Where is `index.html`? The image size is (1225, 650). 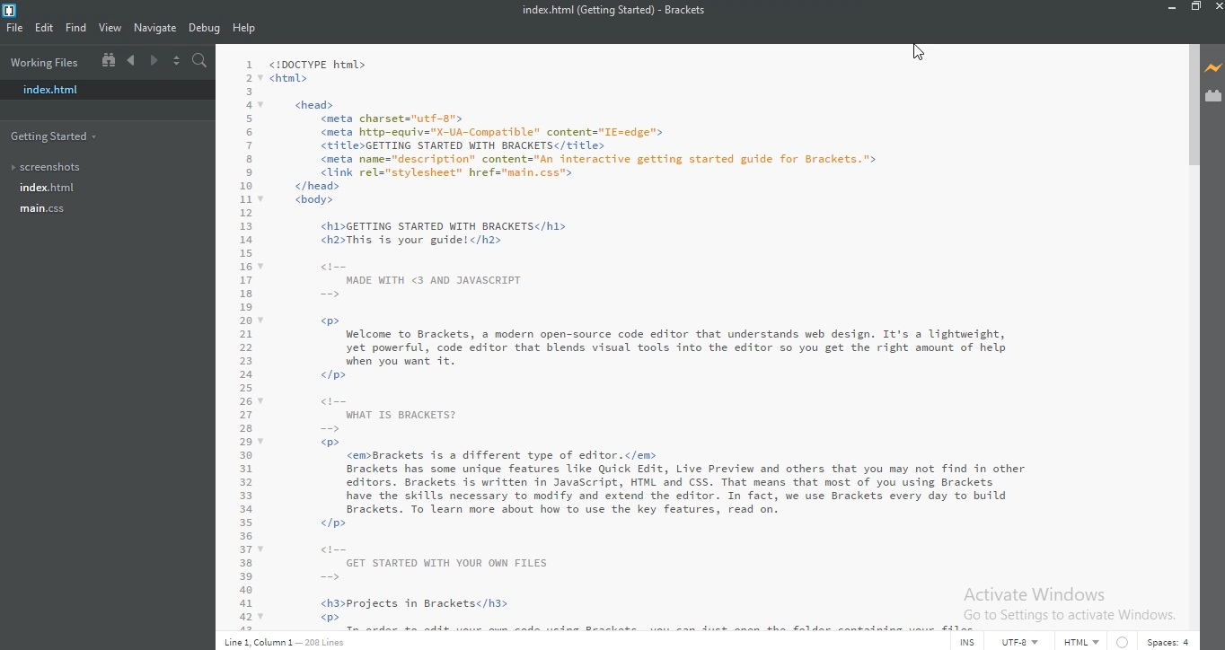 index.html is located at coordinates (54, 90).